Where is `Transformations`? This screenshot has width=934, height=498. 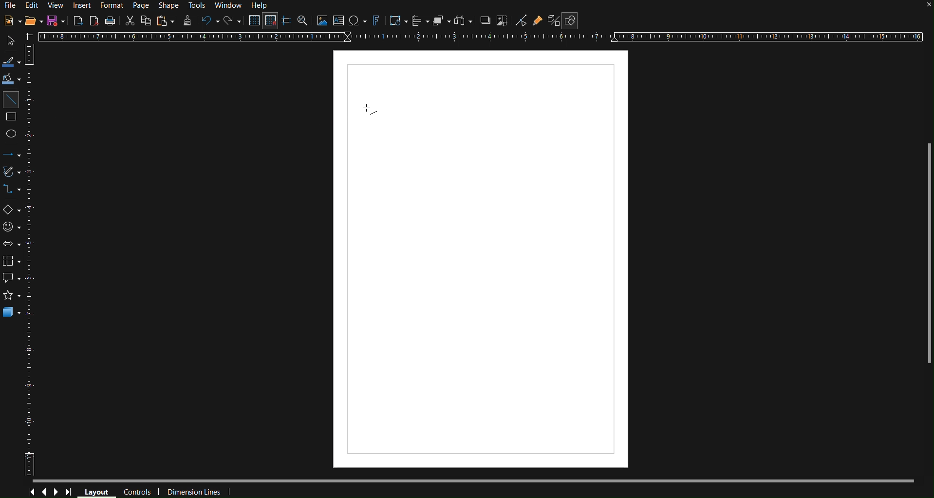 Transformations is located at coordinates (397, 21).